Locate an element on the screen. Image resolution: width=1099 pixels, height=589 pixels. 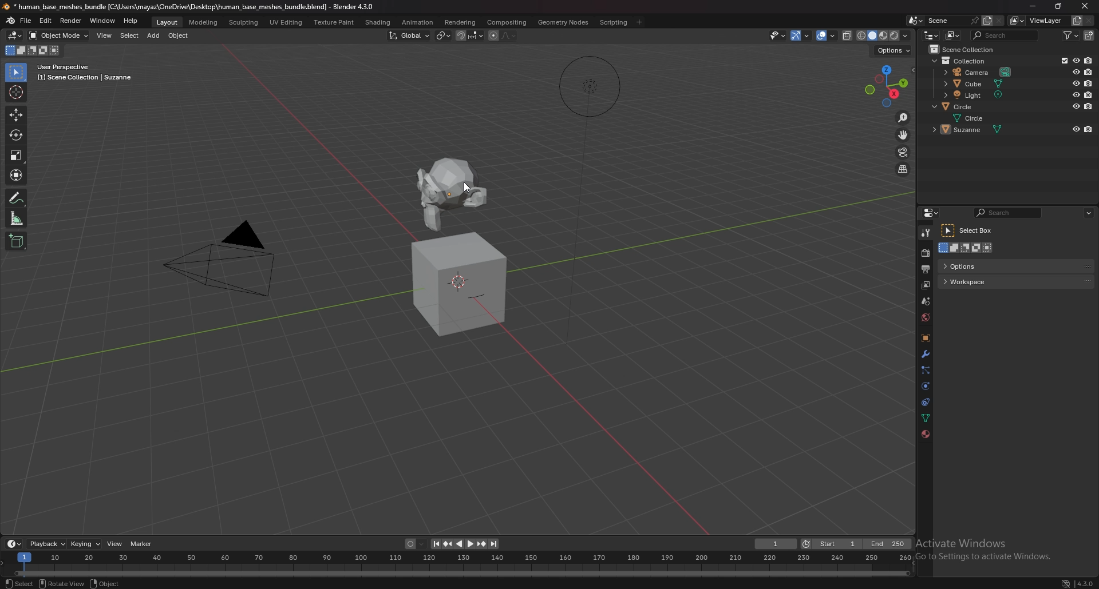
jump to end is located at coordinates (495, 544).